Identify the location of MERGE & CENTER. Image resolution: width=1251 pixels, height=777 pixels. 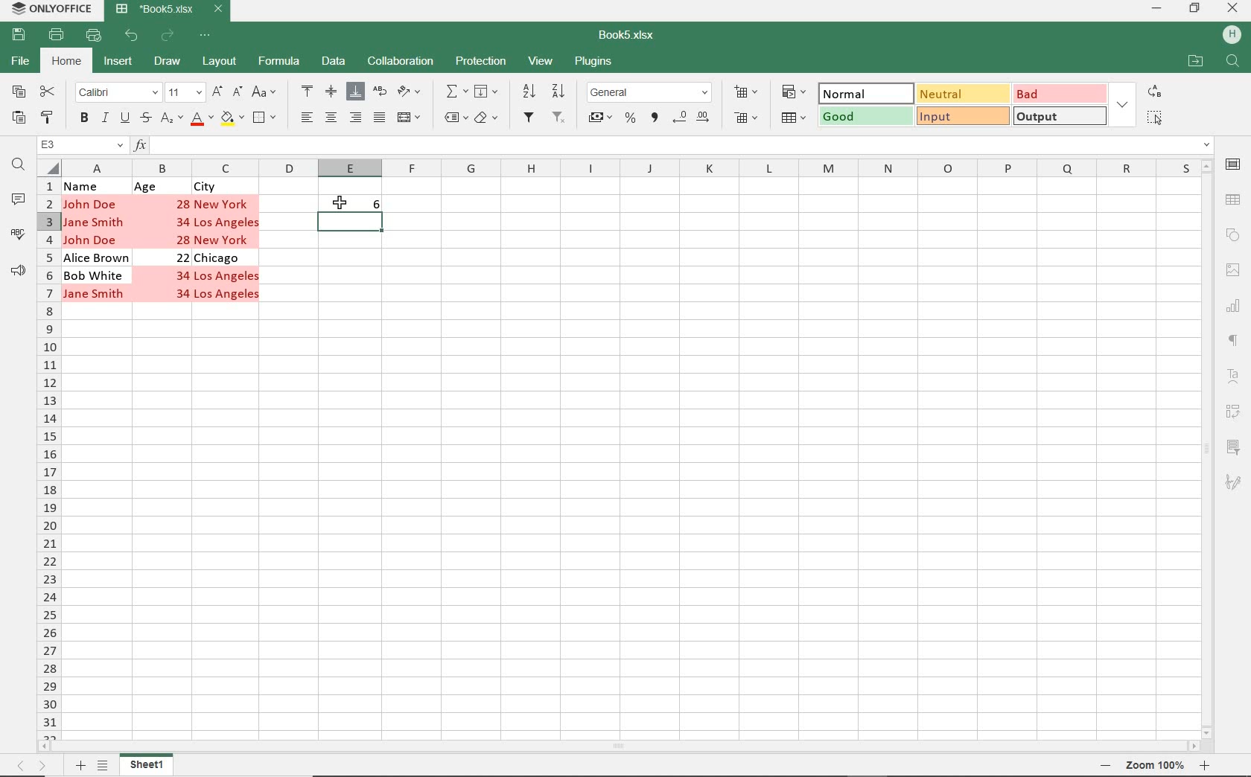
(412, 119).